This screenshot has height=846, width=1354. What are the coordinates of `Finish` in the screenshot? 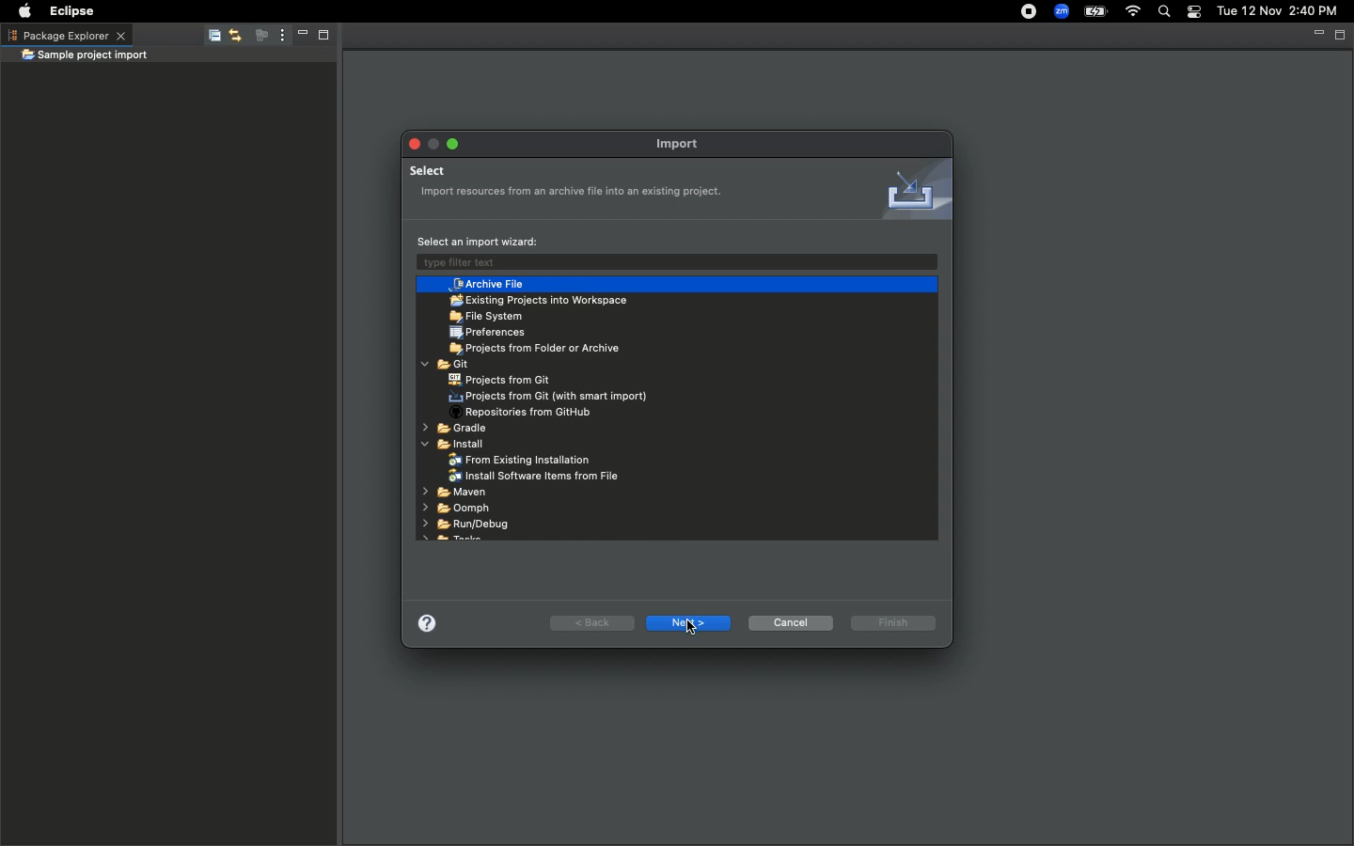 It's located at (894, 622).